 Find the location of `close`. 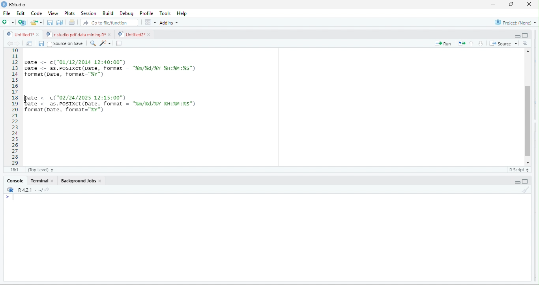

close is located at coordinates (527, 4).